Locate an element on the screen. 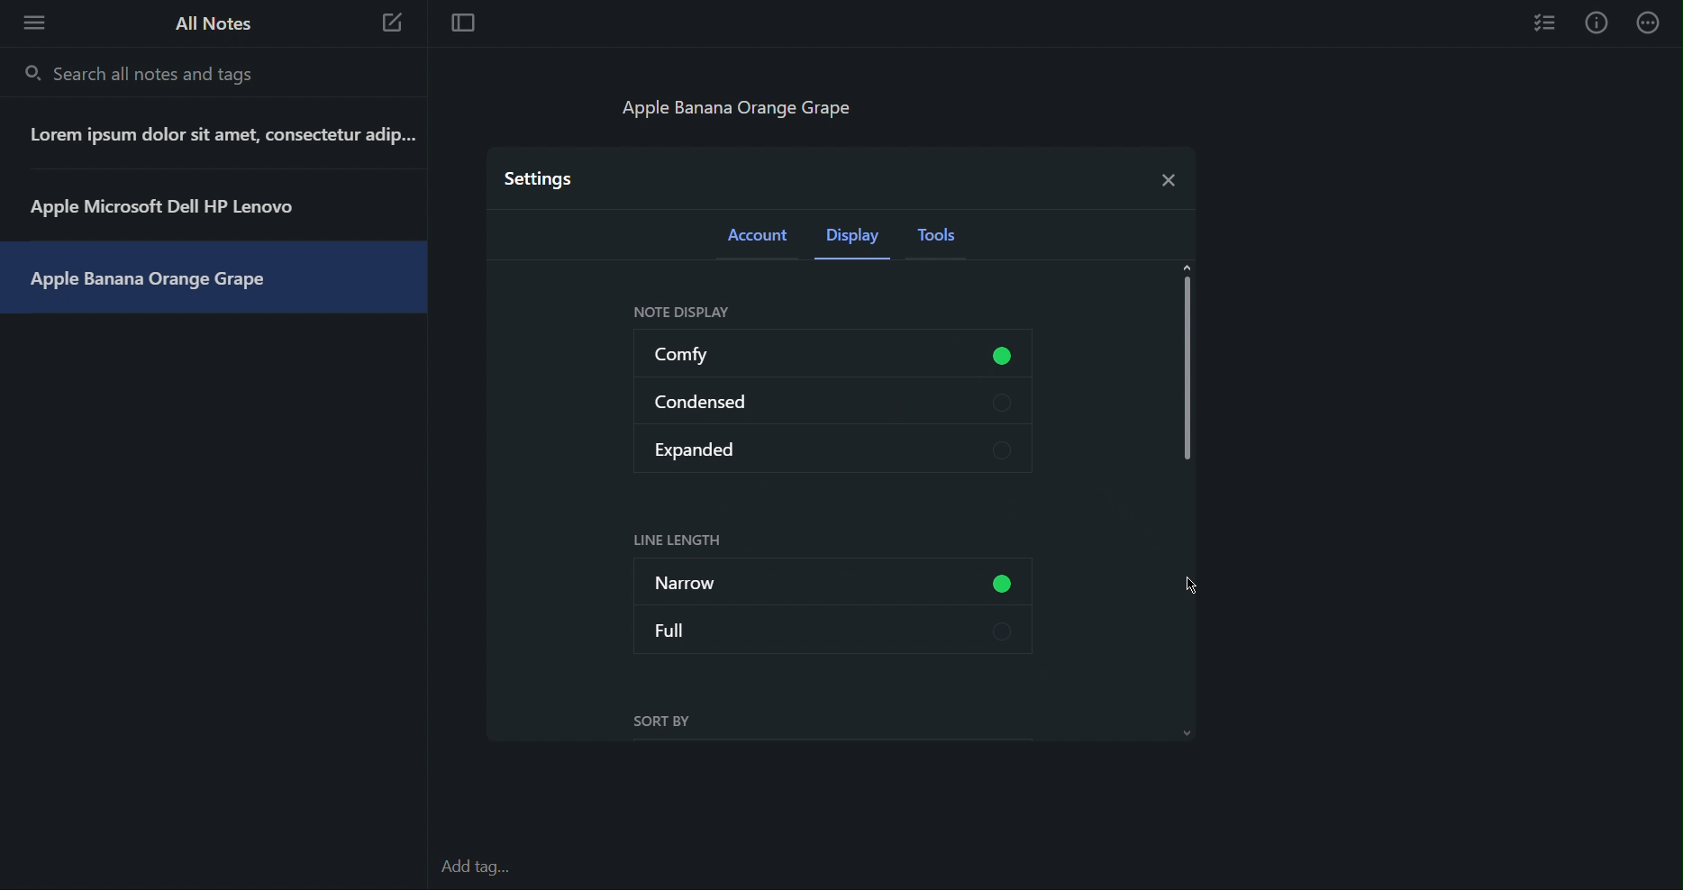 Image resolution: width=1683 pixels, height=890 pixels. Apple Banana Orange Grape is located at coordinates (736, 106).